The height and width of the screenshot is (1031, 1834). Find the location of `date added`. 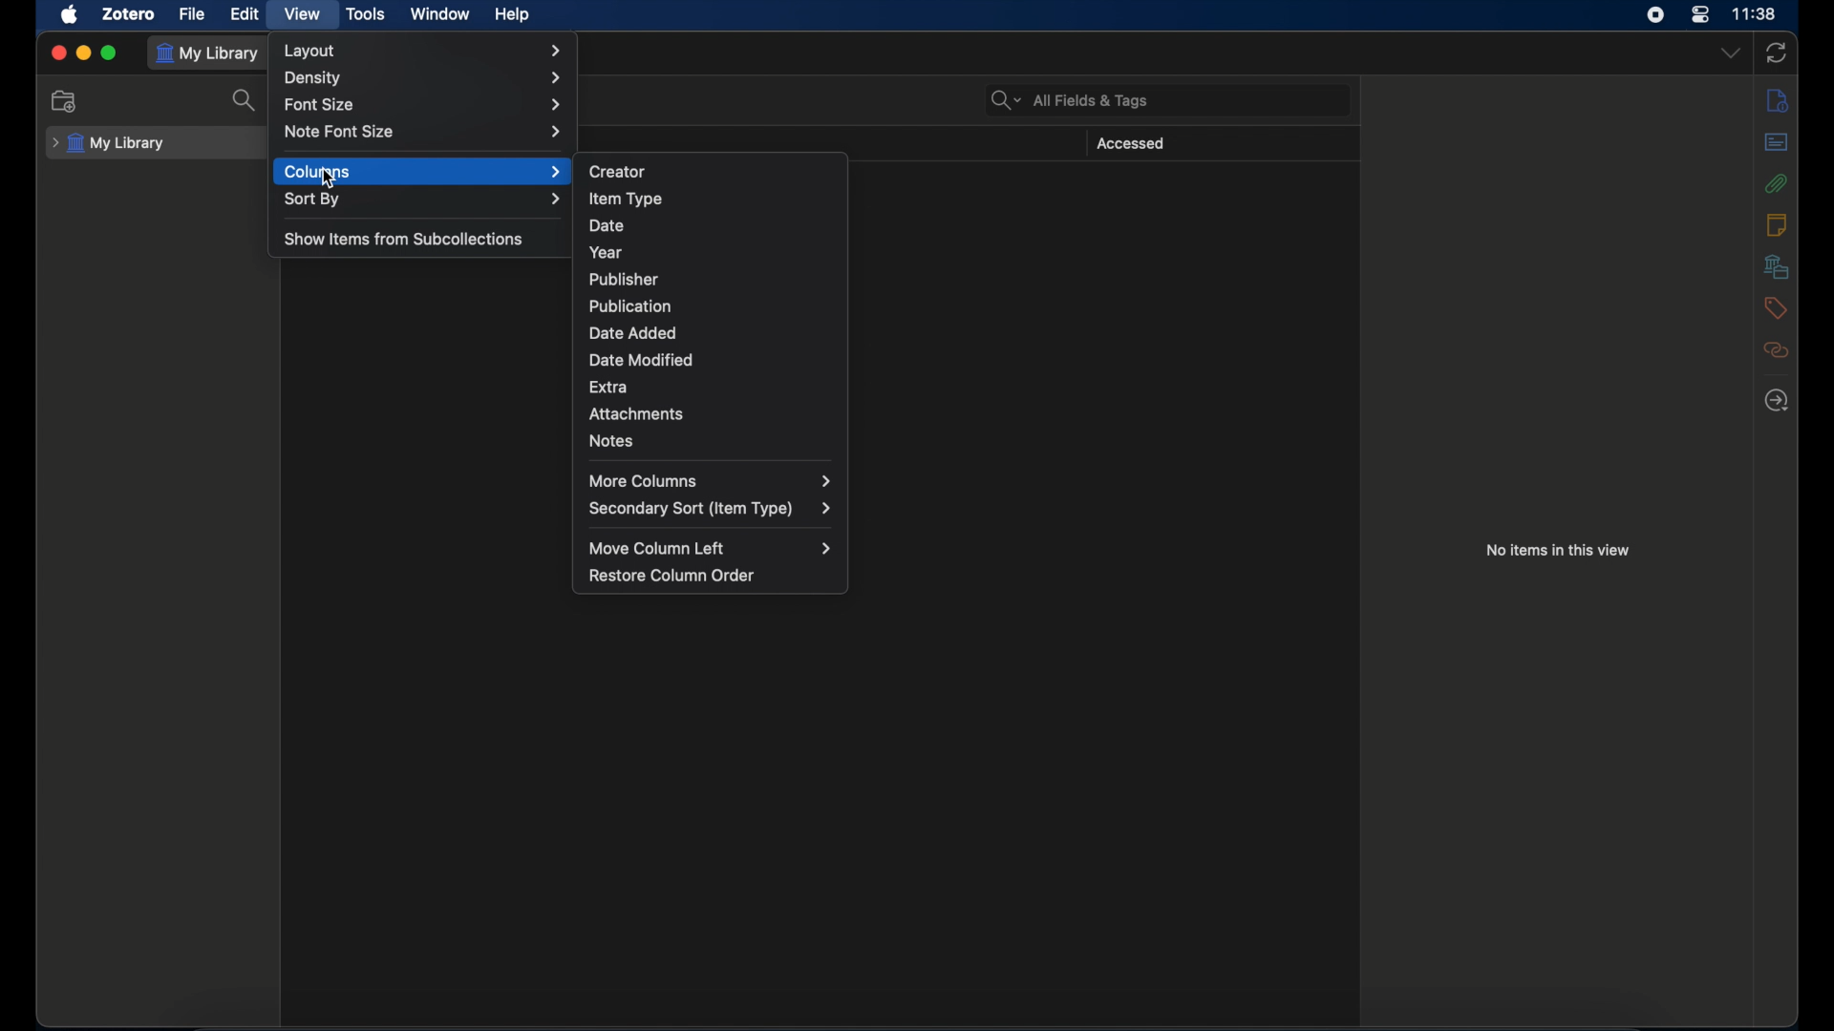

date added is located at coordinates (632, 333).